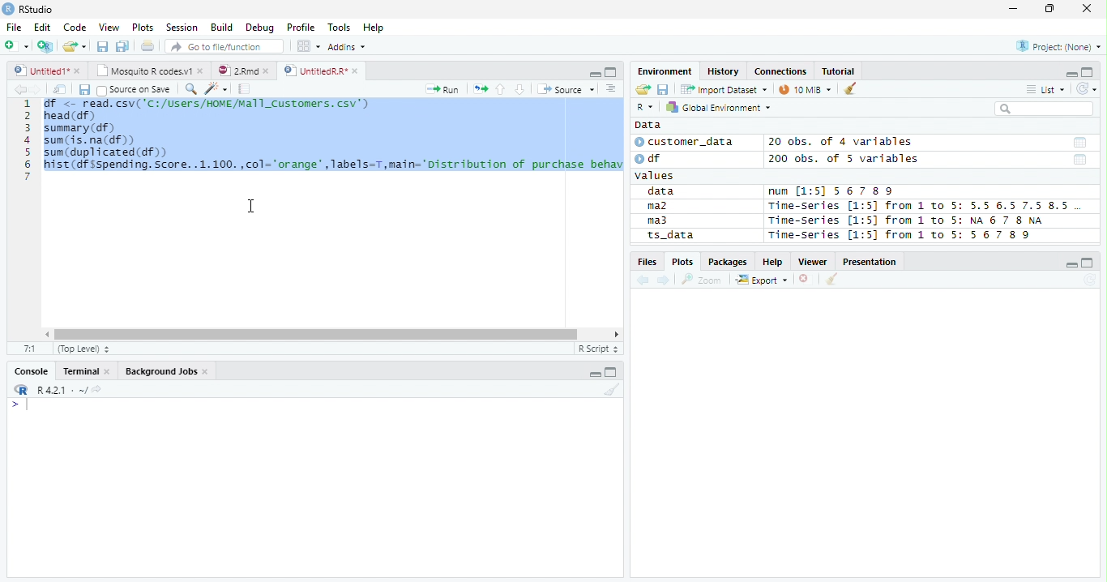 Image resolution: width=1107 pixels, height=582 pixels. What do you see at coordinates (1052, 9) in the screenshot?
I see `Restore Down` at bounding box center [1052, 9].